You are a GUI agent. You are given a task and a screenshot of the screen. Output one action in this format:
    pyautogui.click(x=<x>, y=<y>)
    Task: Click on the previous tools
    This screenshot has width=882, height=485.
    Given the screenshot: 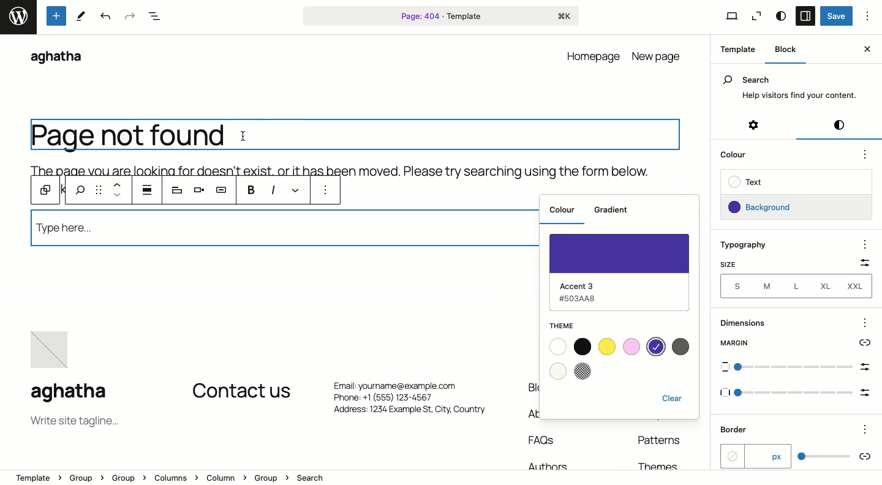 What is the action you would take?
    pyautogui.click(x=66, y=191)
    